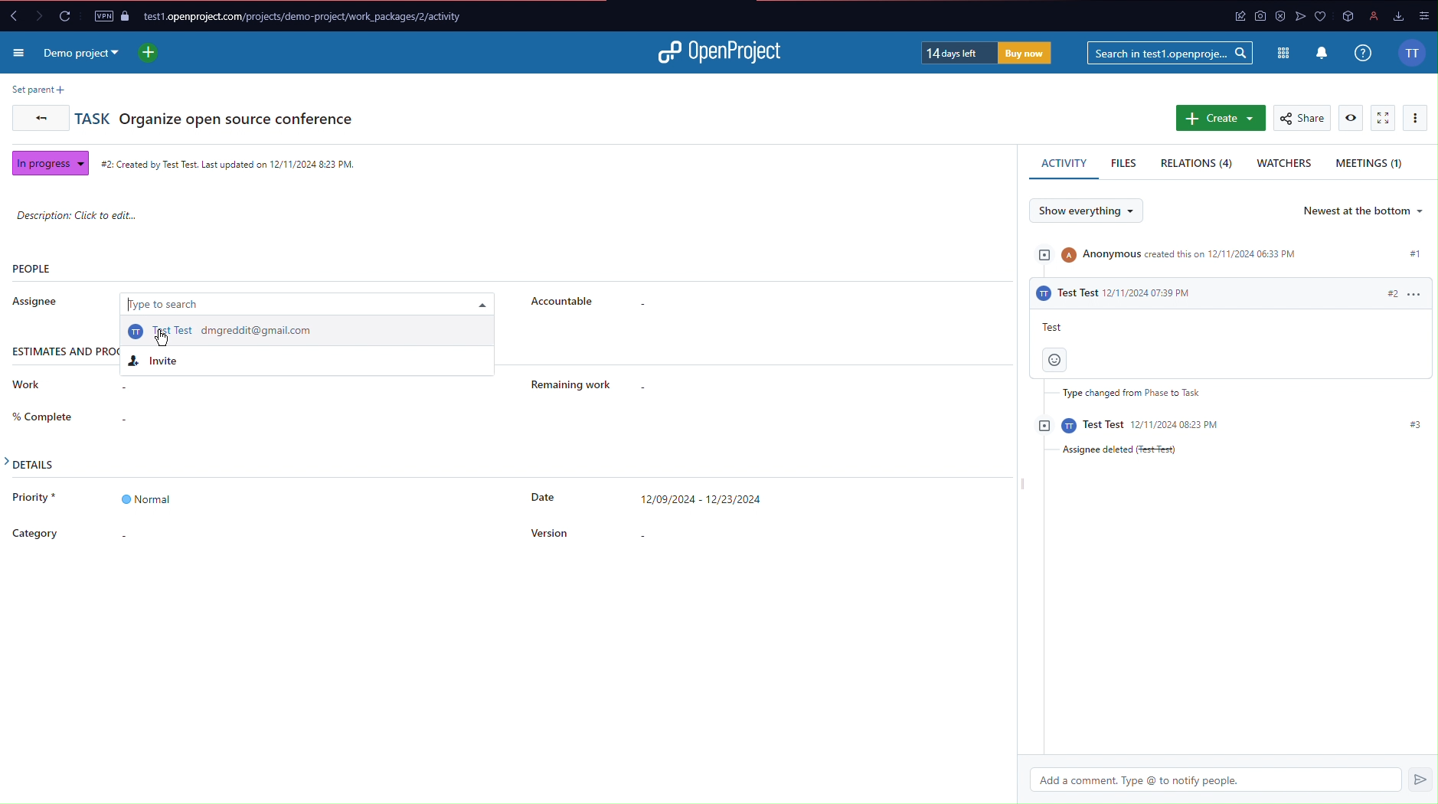 The height and width of the screenshot is (804, 1438). I want to click on Reload Page, so click(65, 15).